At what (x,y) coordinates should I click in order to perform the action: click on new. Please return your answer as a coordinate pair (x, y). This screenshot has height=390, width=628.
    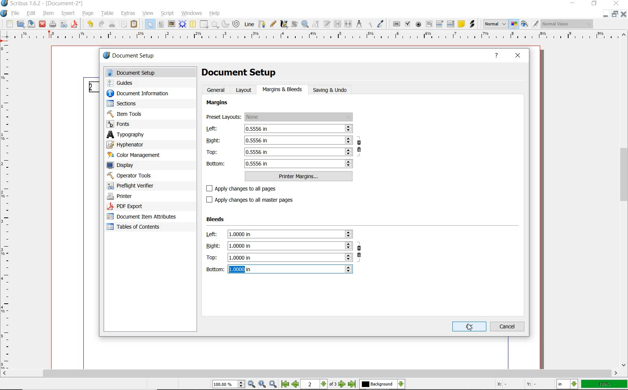
    Looking at the image, I should click on (10, 24).